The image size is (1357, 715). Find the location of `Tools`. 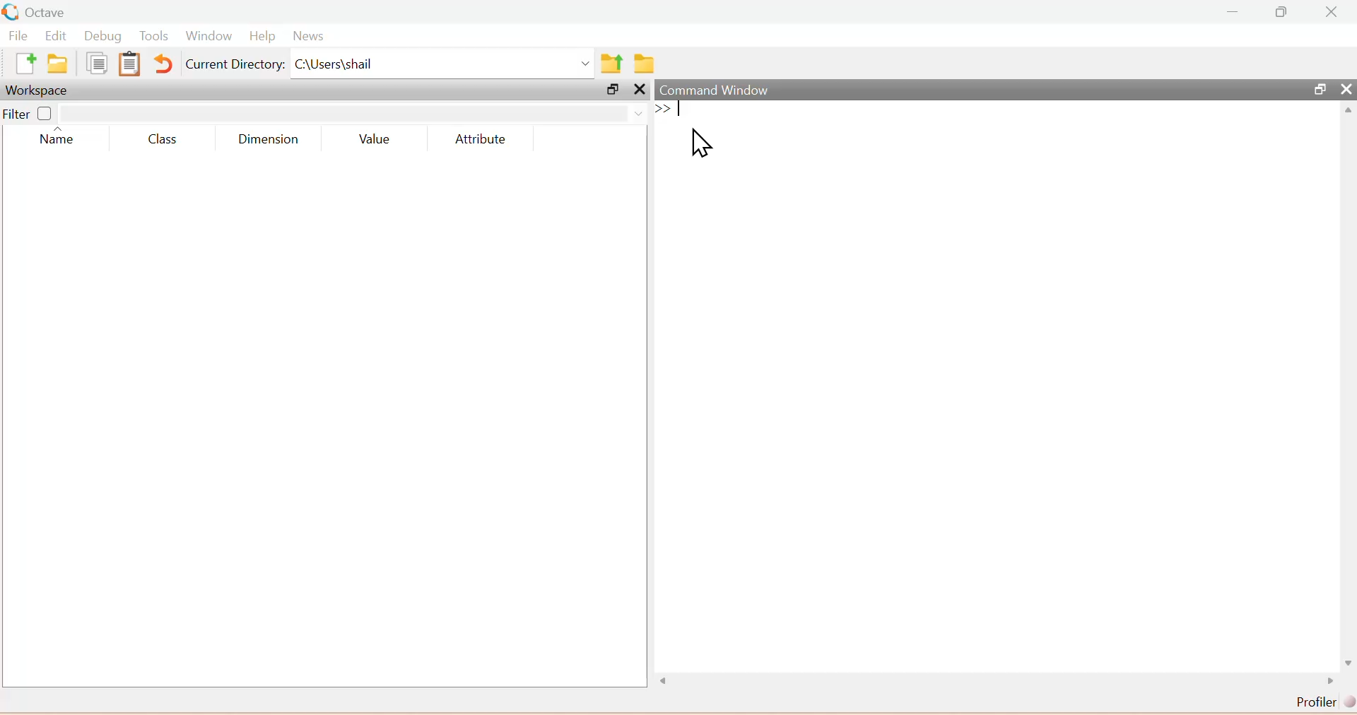

Tools is located at coordinates (154, 37).